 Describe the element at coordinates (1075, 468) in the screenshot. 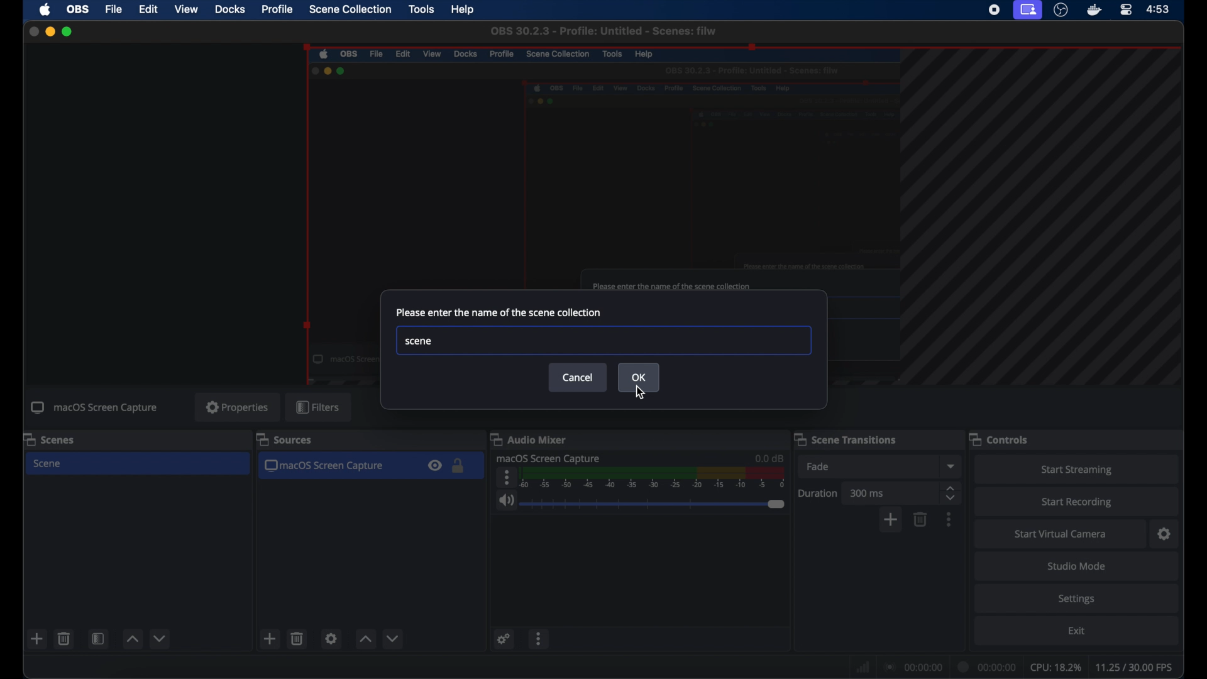

I see `start streaming` at that location.